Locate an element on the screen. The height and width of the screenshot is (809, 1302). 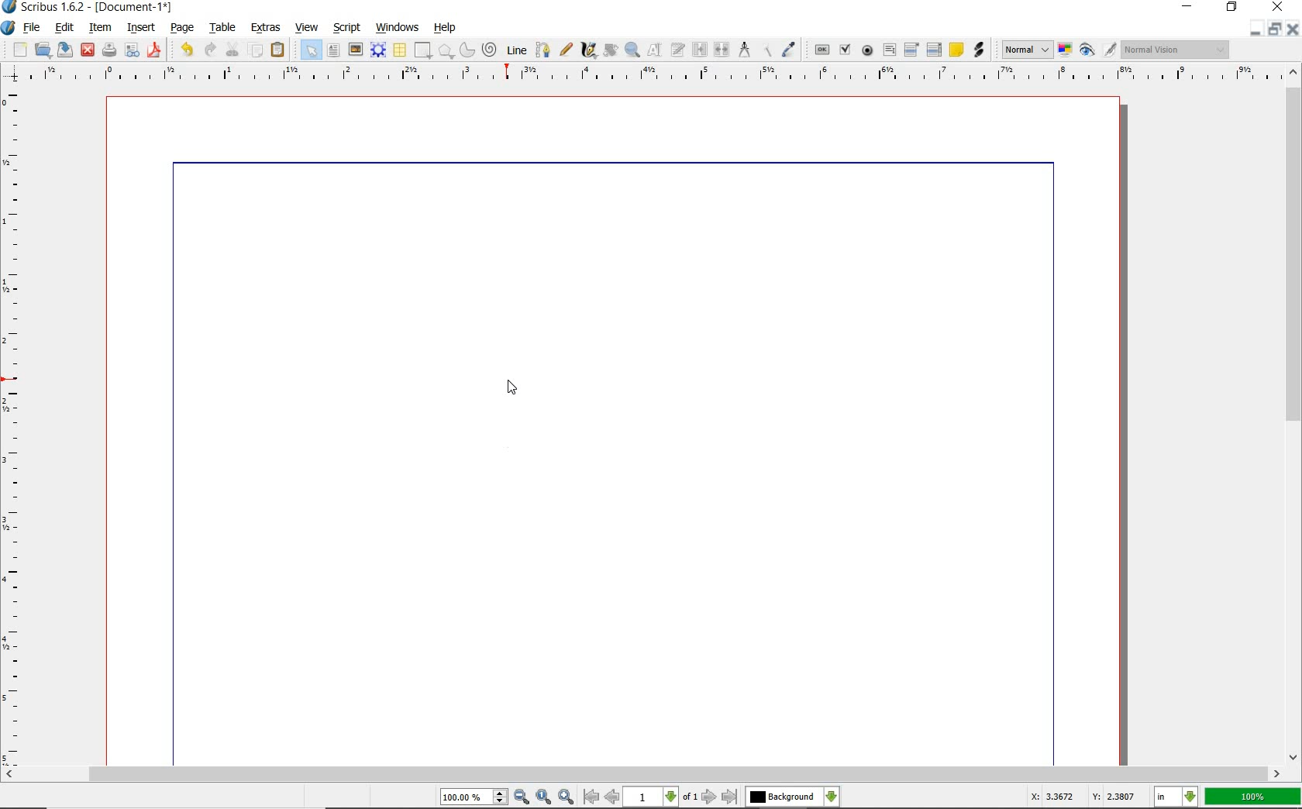
arc is located at coordinates (467, 50).